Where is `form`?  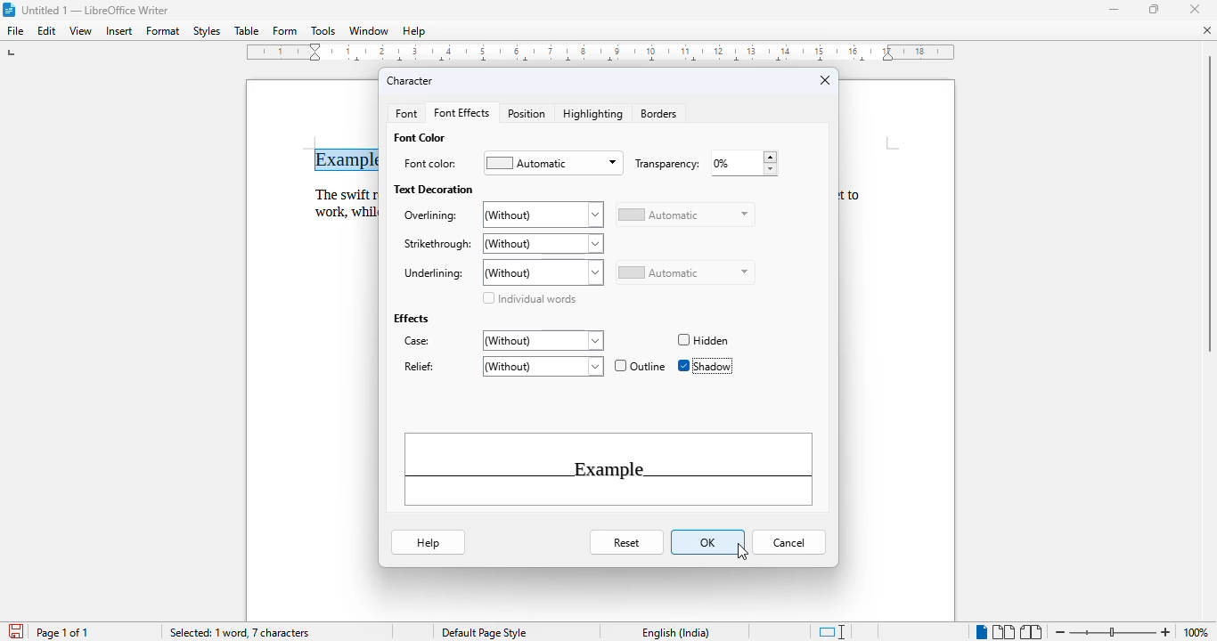
form is located at coordinates (285, 31).